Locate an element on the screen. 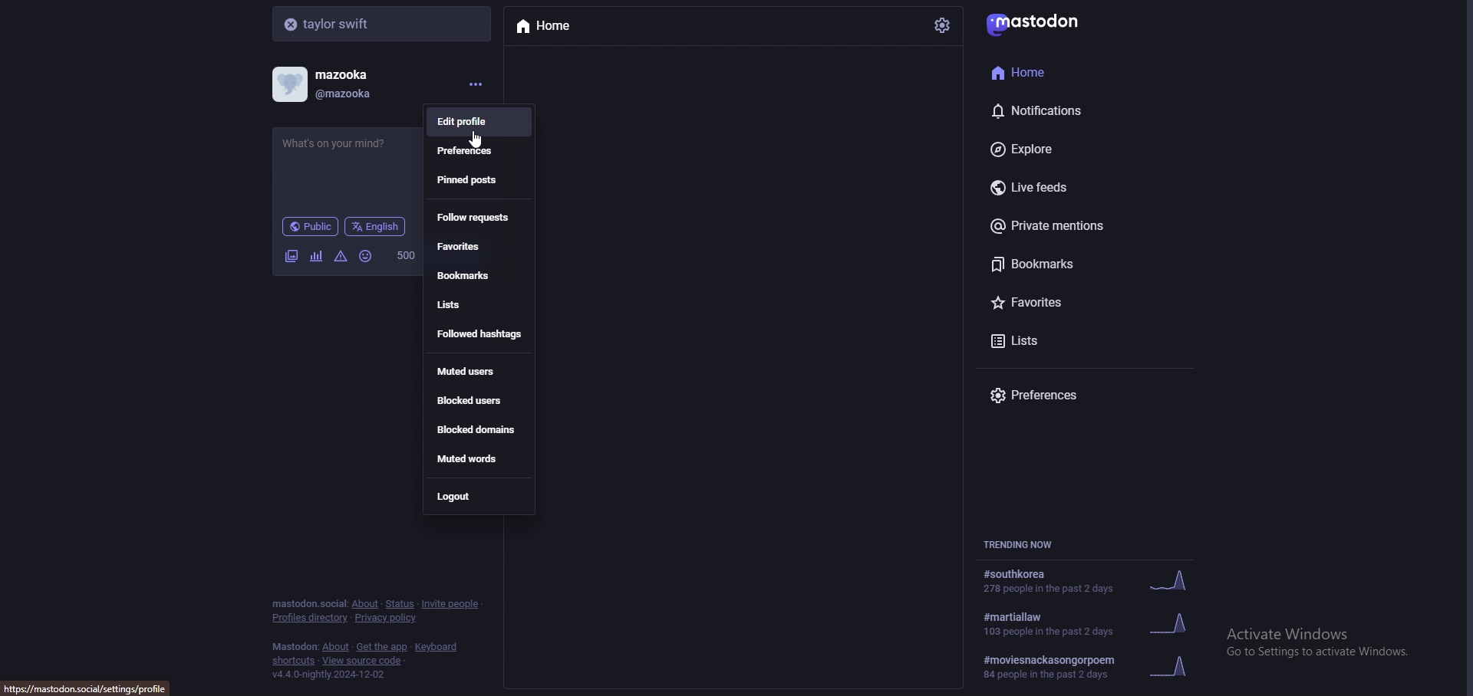 This screenshot has width=1473, height=696. follow requests is located at coordinates (477, 217).